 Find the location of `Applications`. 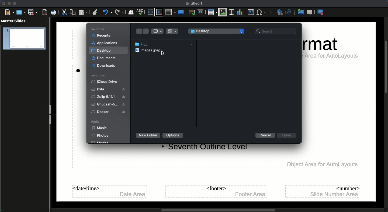

Applications is located at coordinates (105, 43).